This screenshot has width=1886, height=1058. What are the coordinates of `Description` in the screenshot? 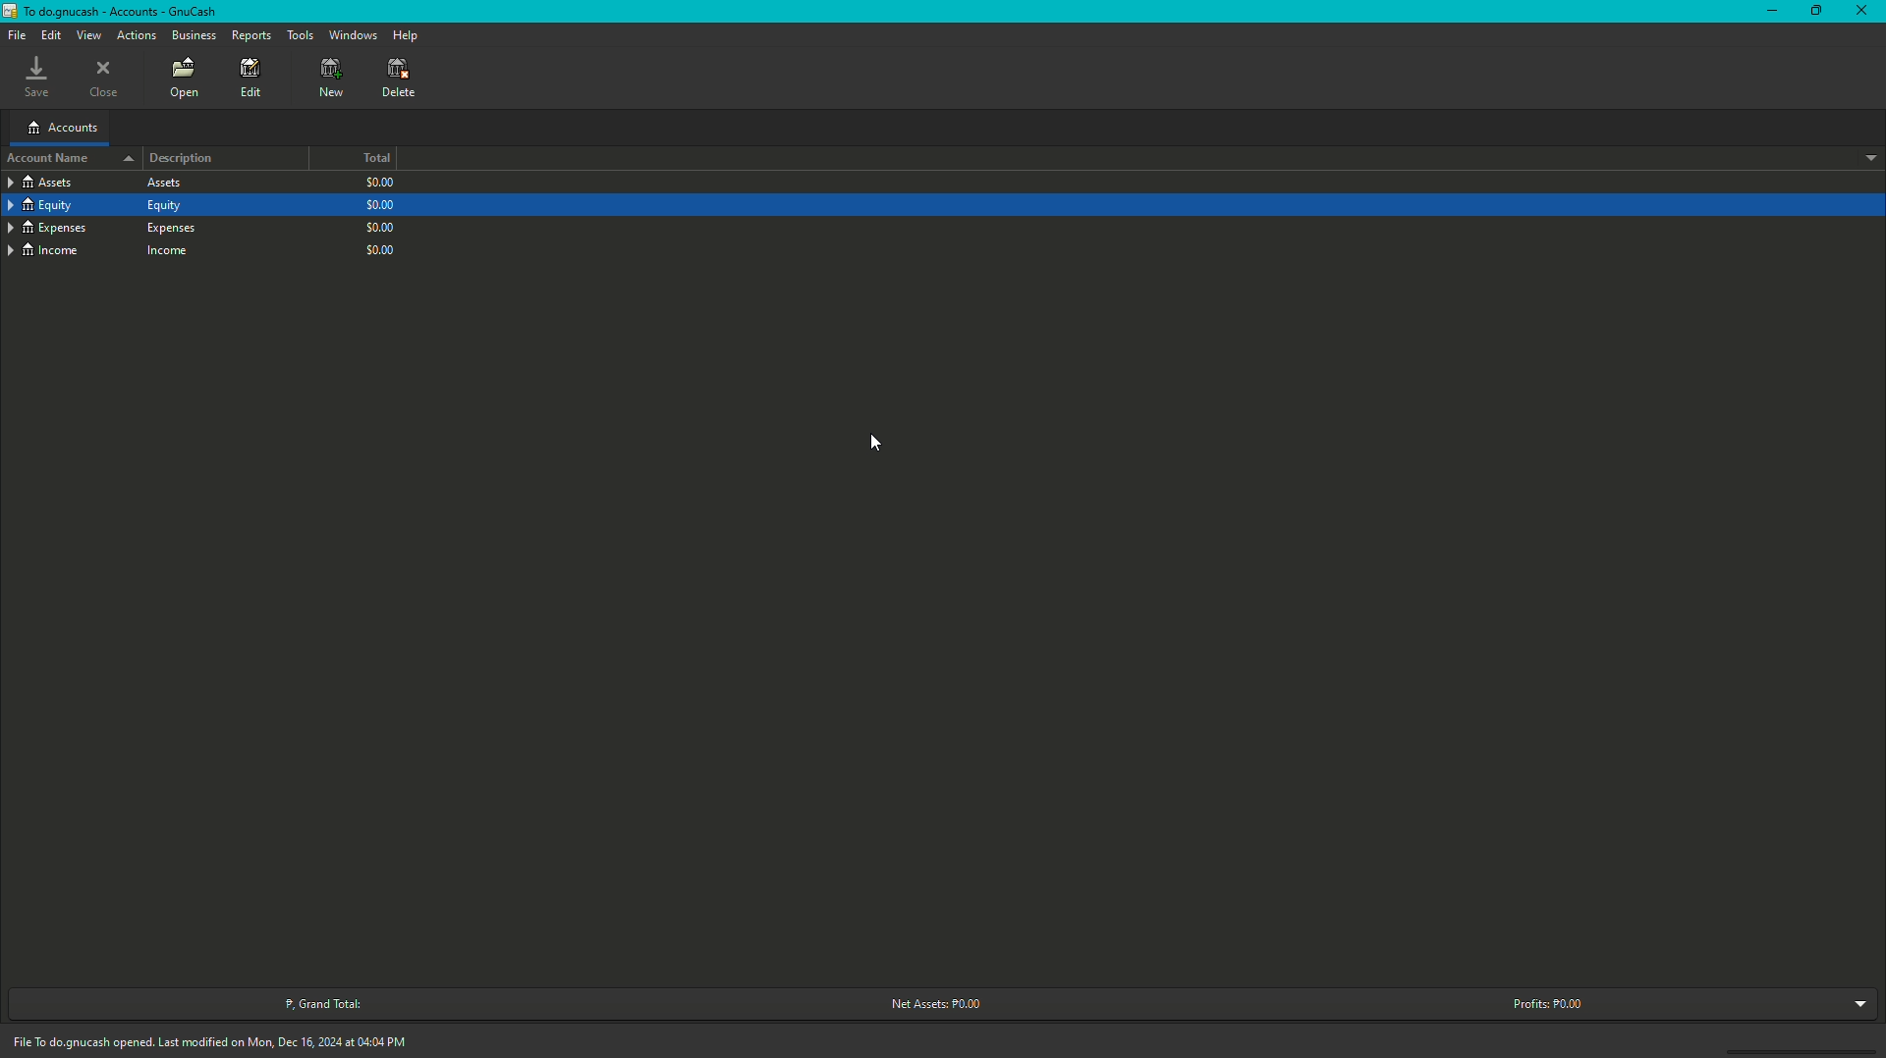 It's located at (183, 158).